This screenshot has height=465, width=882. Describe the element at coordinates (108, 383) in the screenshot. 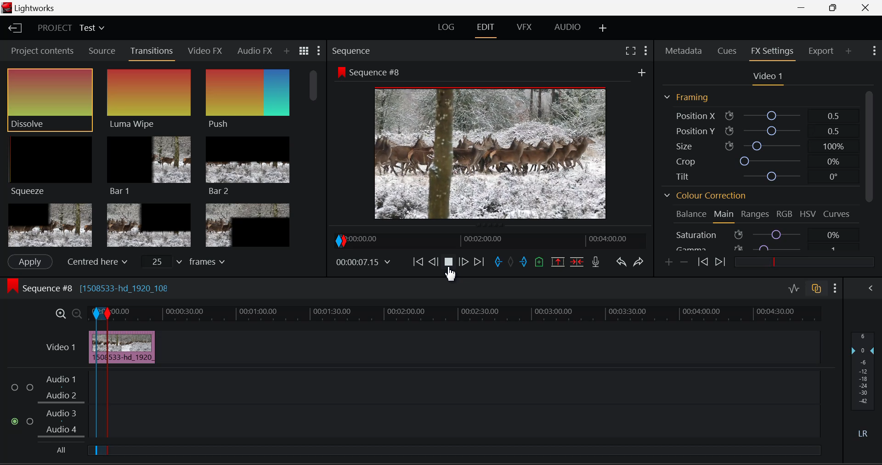

I see `Mark Out Point` at that location.